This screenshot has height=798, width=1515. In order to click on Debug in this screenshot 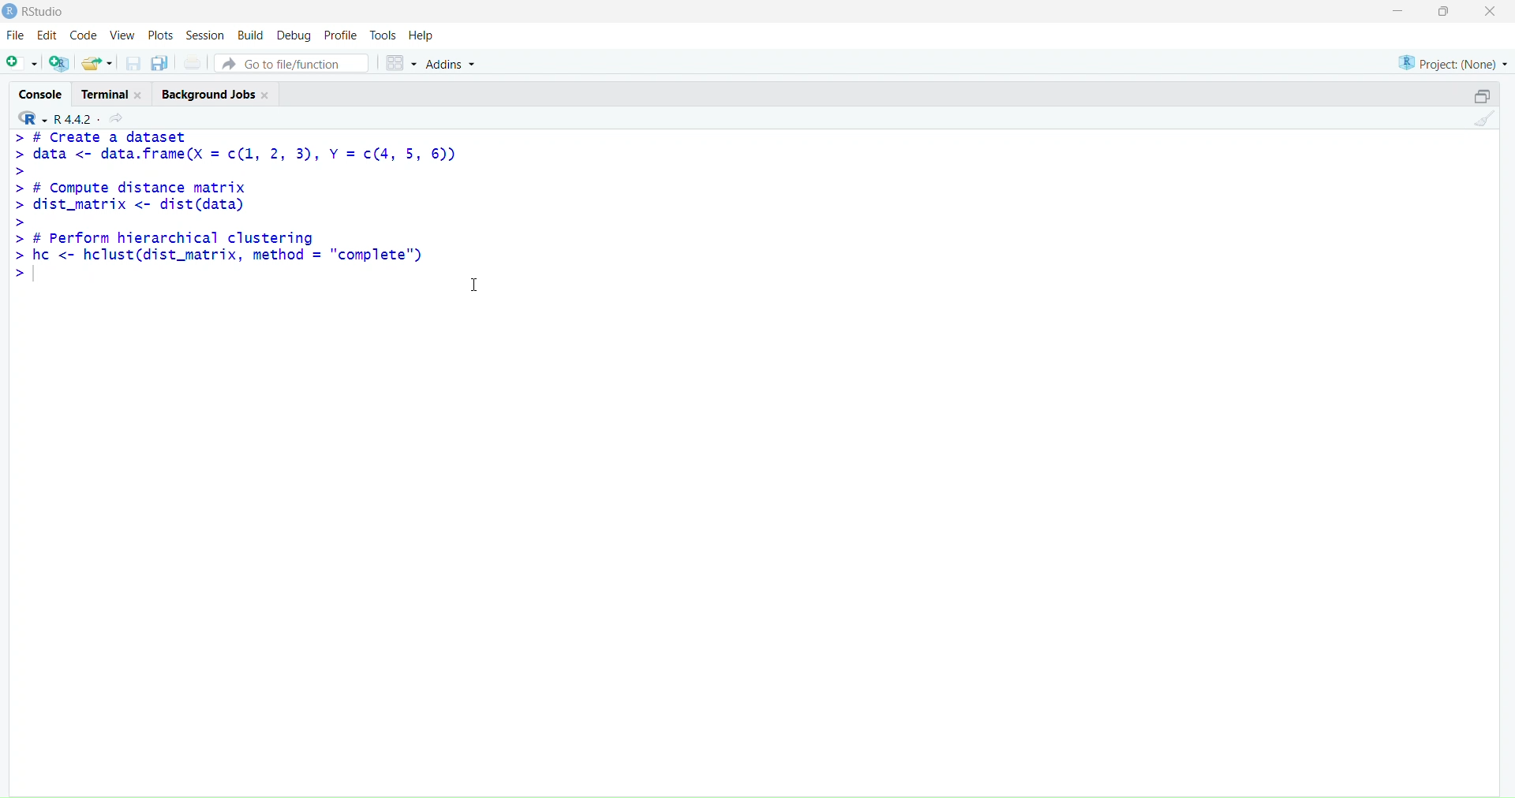, I will do `click(293, 35)`.